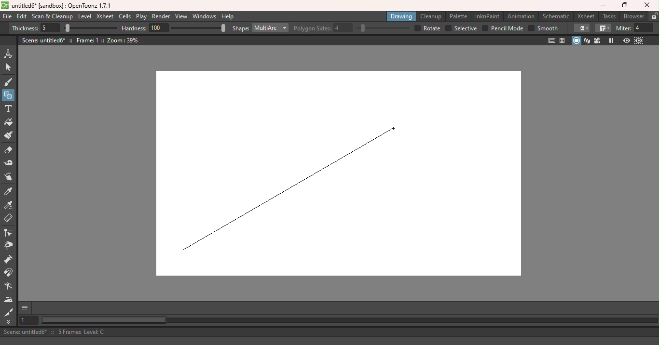 This screenshot has width=659, height=345. I want to click on RGB picker tool, so click(9, 205).